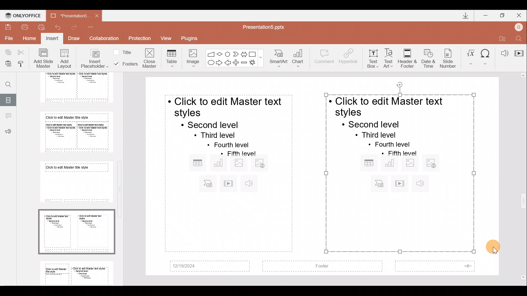 This screenshot has height=296, width=527. I want to click on Flowchart-connector, so click(228, 53).